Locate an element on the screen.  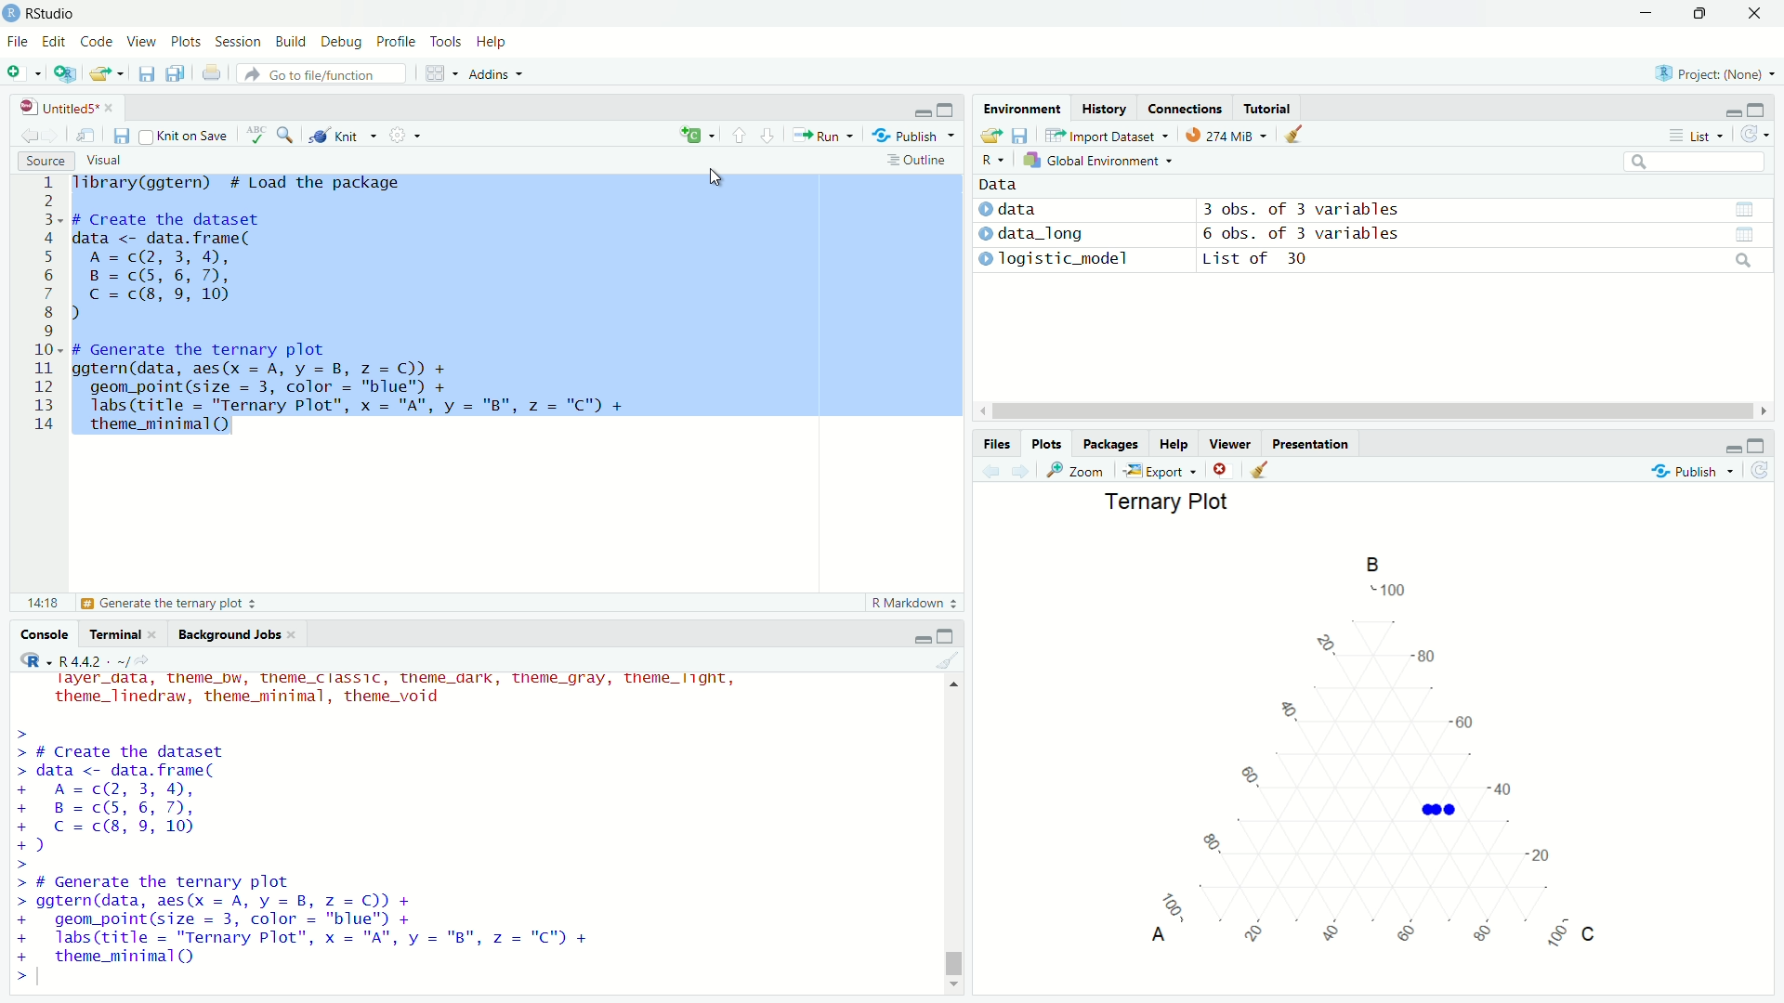
» Publish is located at coordinates (907, 135).